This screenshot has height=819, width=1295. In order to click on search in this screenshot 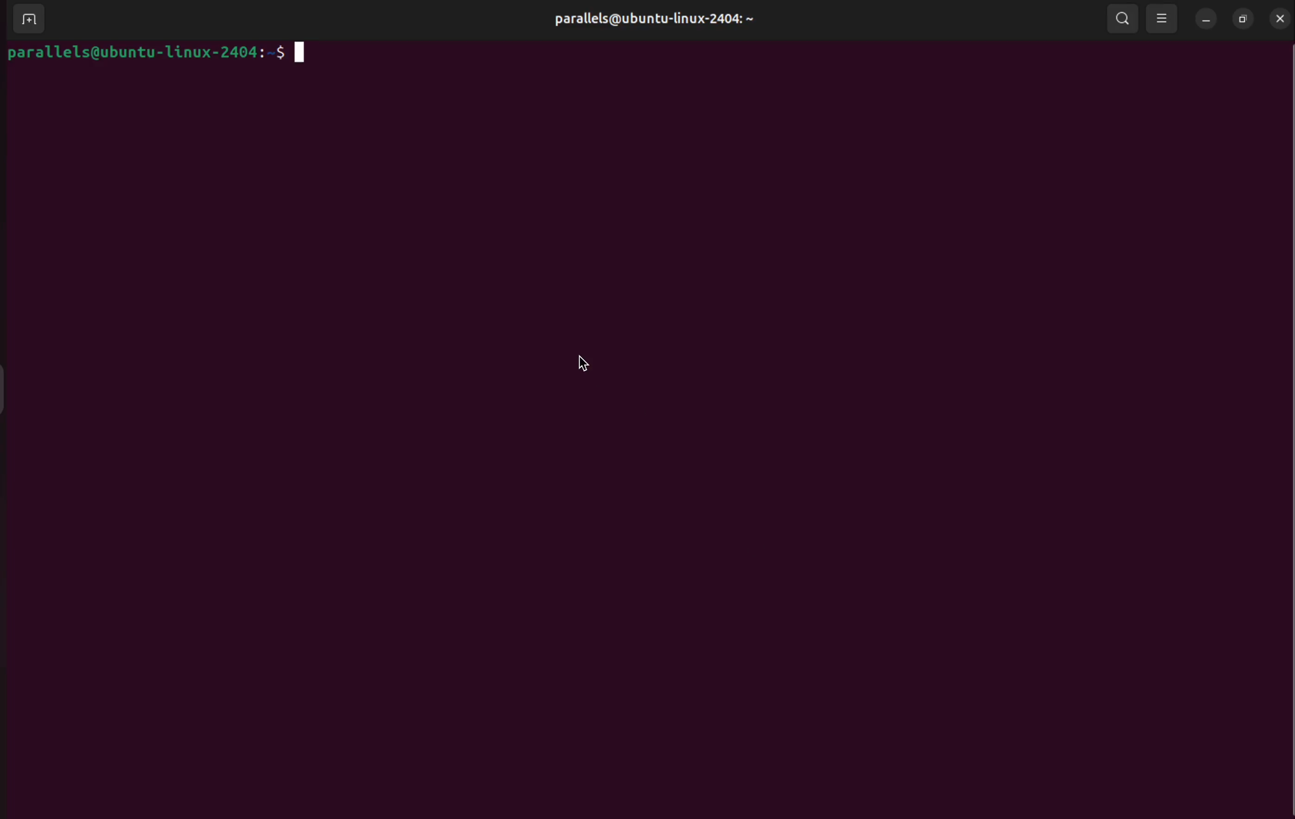, I will do `click(1123, 20)`.